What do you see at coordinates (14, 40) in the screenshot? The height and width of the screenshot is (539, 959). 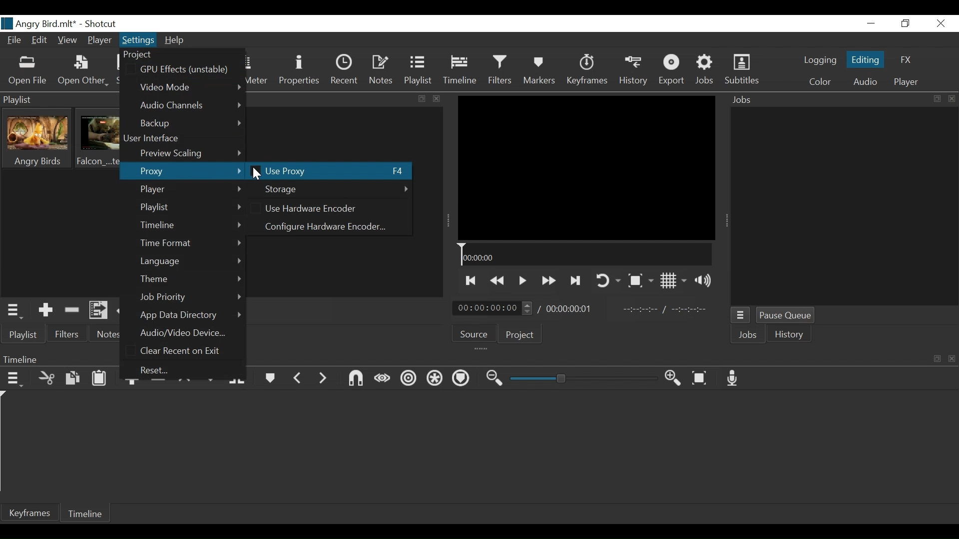 I see `File` at bounding box center [14, 40].